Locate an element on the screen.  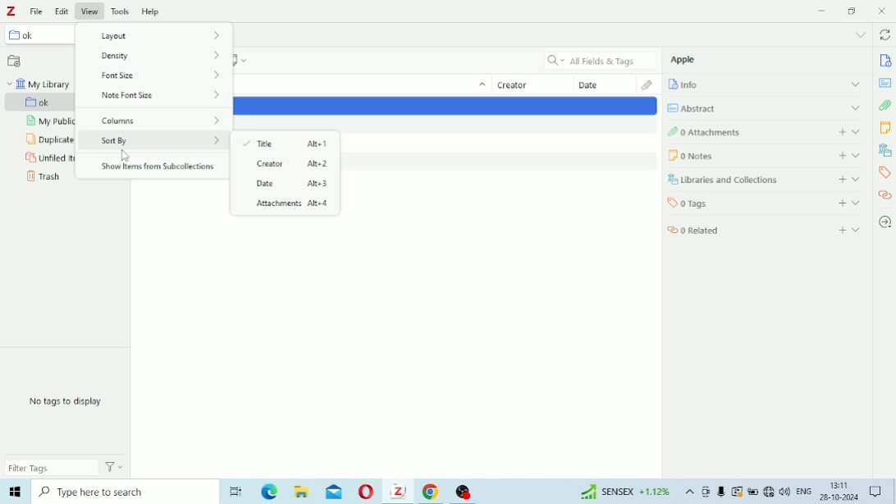
Date Alt + 3 is located at coordinates (287, 185).